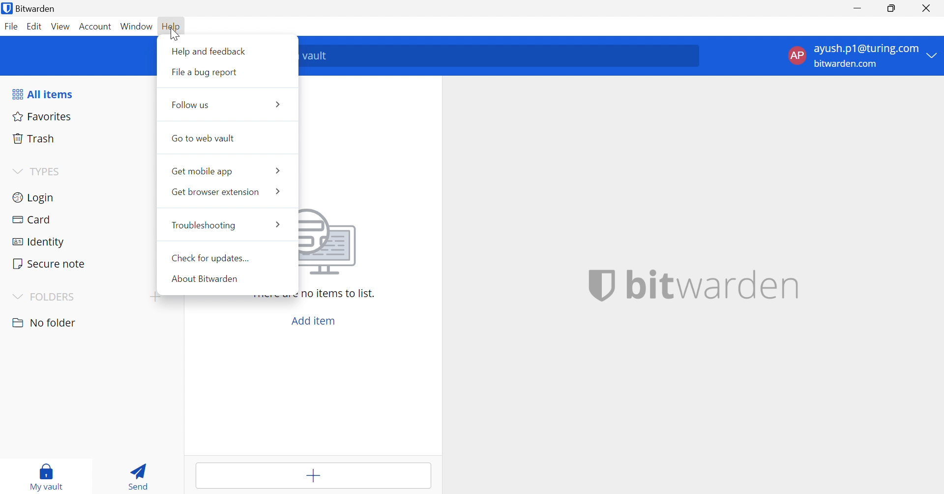 The width and height of the screenshot is (944, 494). I want to click on View, so click(61, 27).